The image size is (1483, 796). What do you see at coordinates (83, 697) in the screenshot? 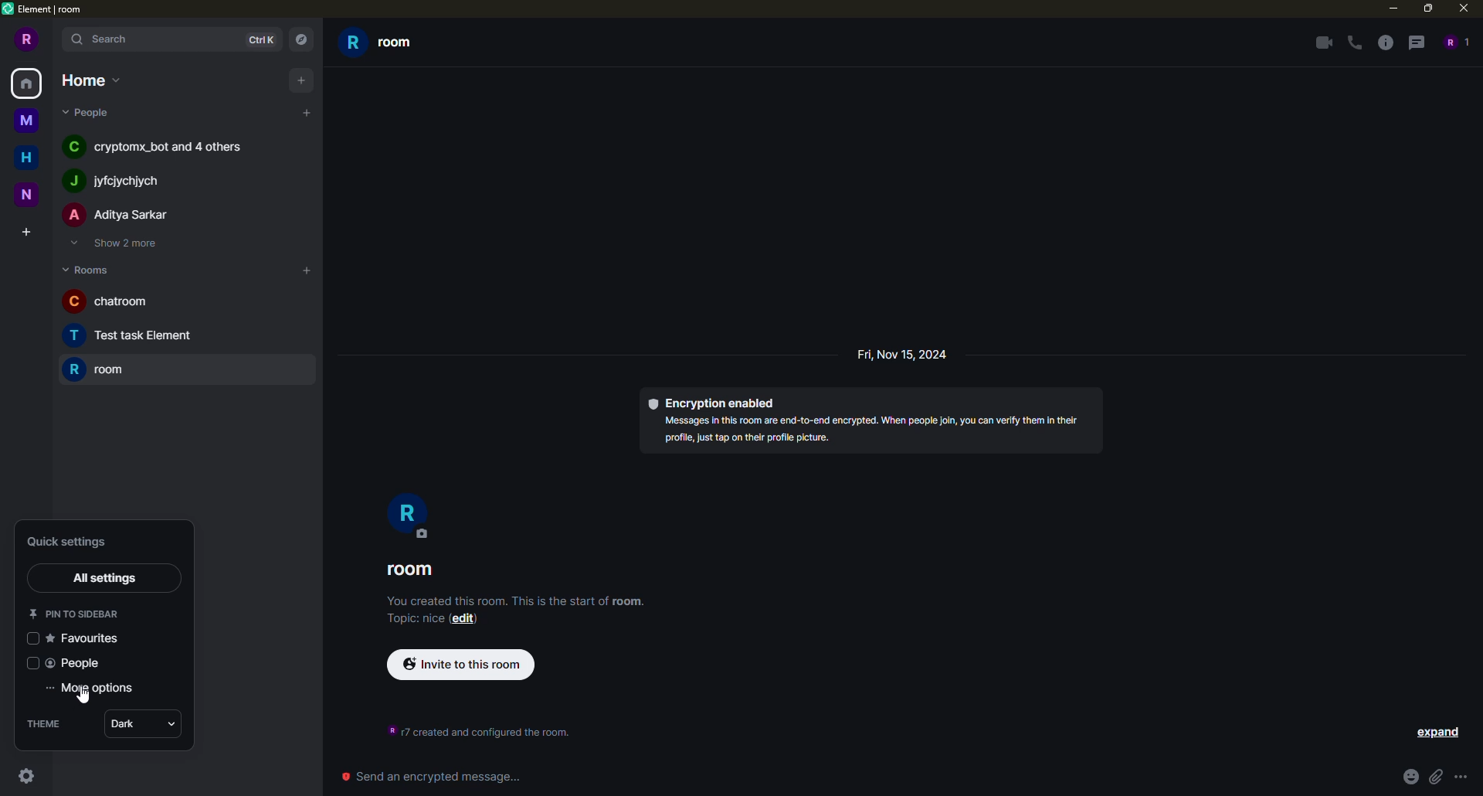
I see `cursor` at bounding box center [83, 697].